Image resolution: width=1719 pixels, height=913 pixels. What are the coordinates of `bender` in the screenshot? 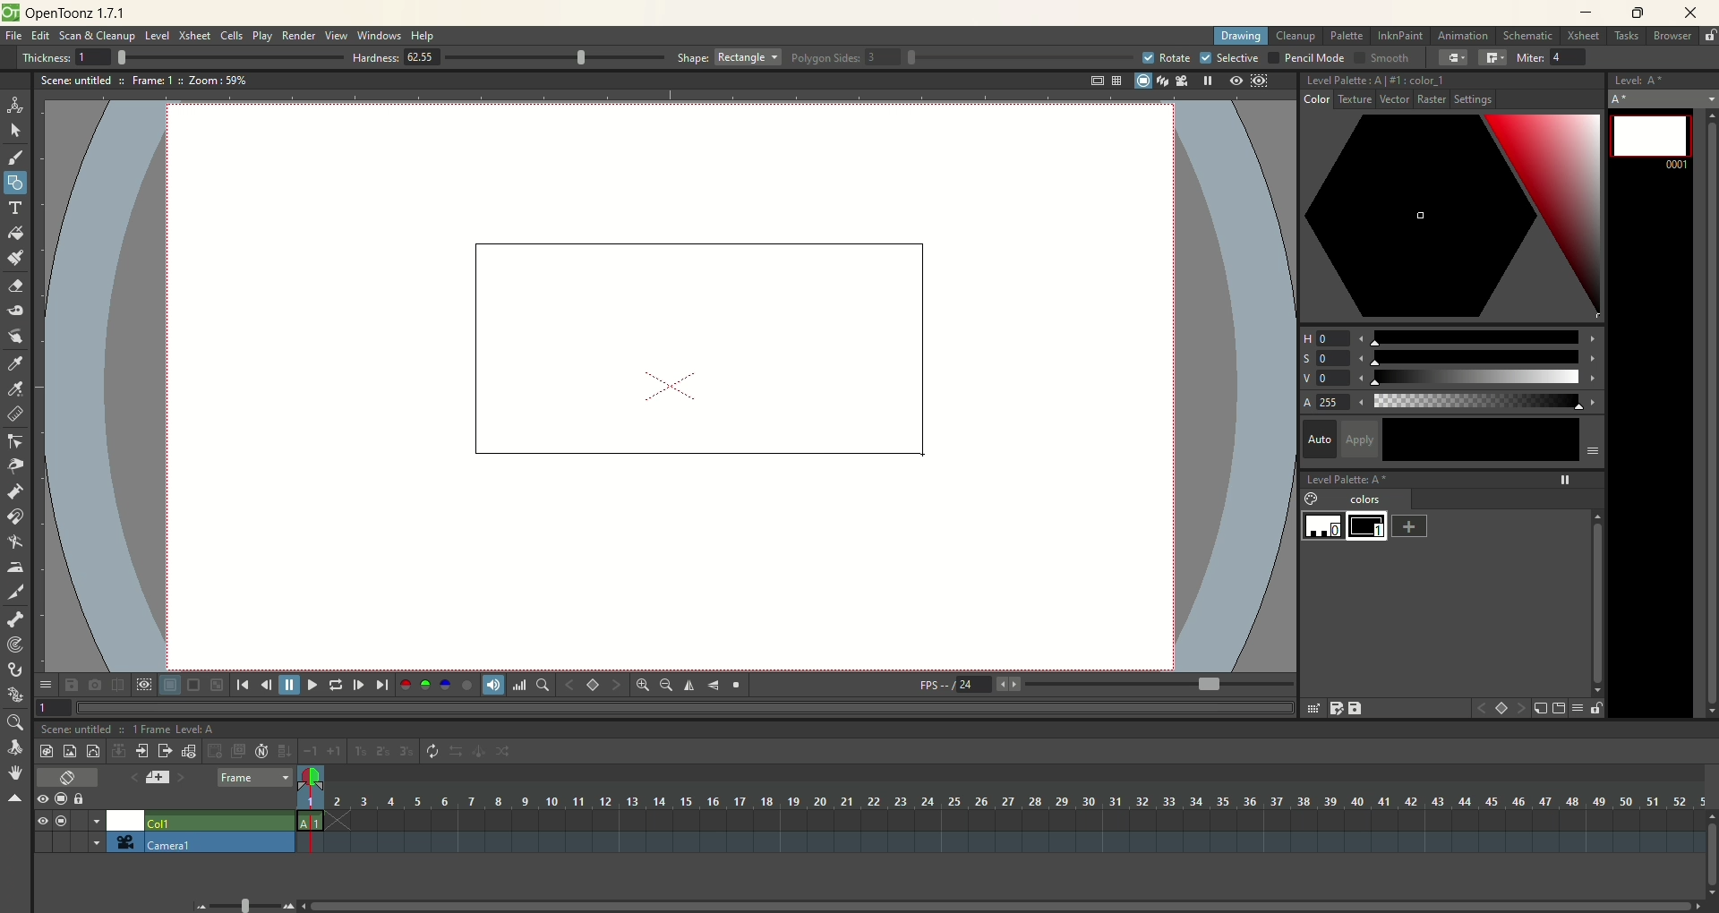 It's located at (14, 544).